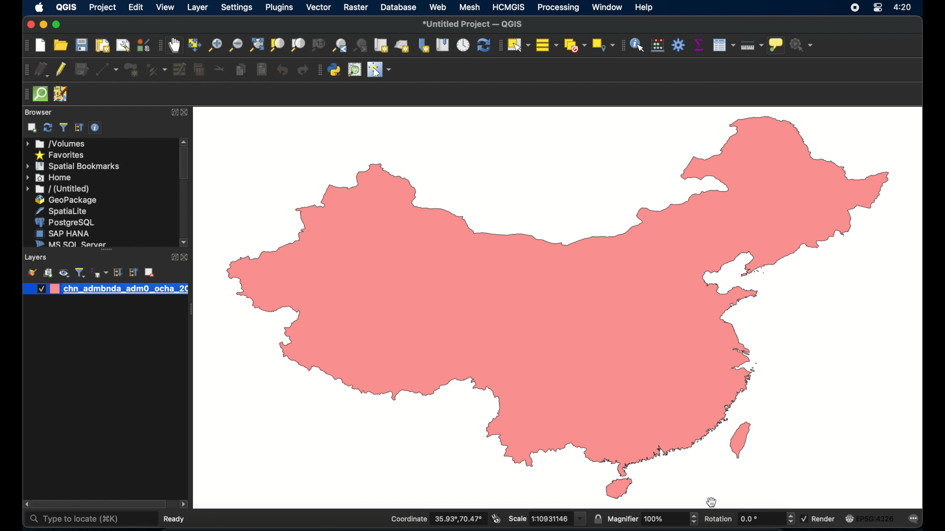  I want to click on messages, so click(915, 519).